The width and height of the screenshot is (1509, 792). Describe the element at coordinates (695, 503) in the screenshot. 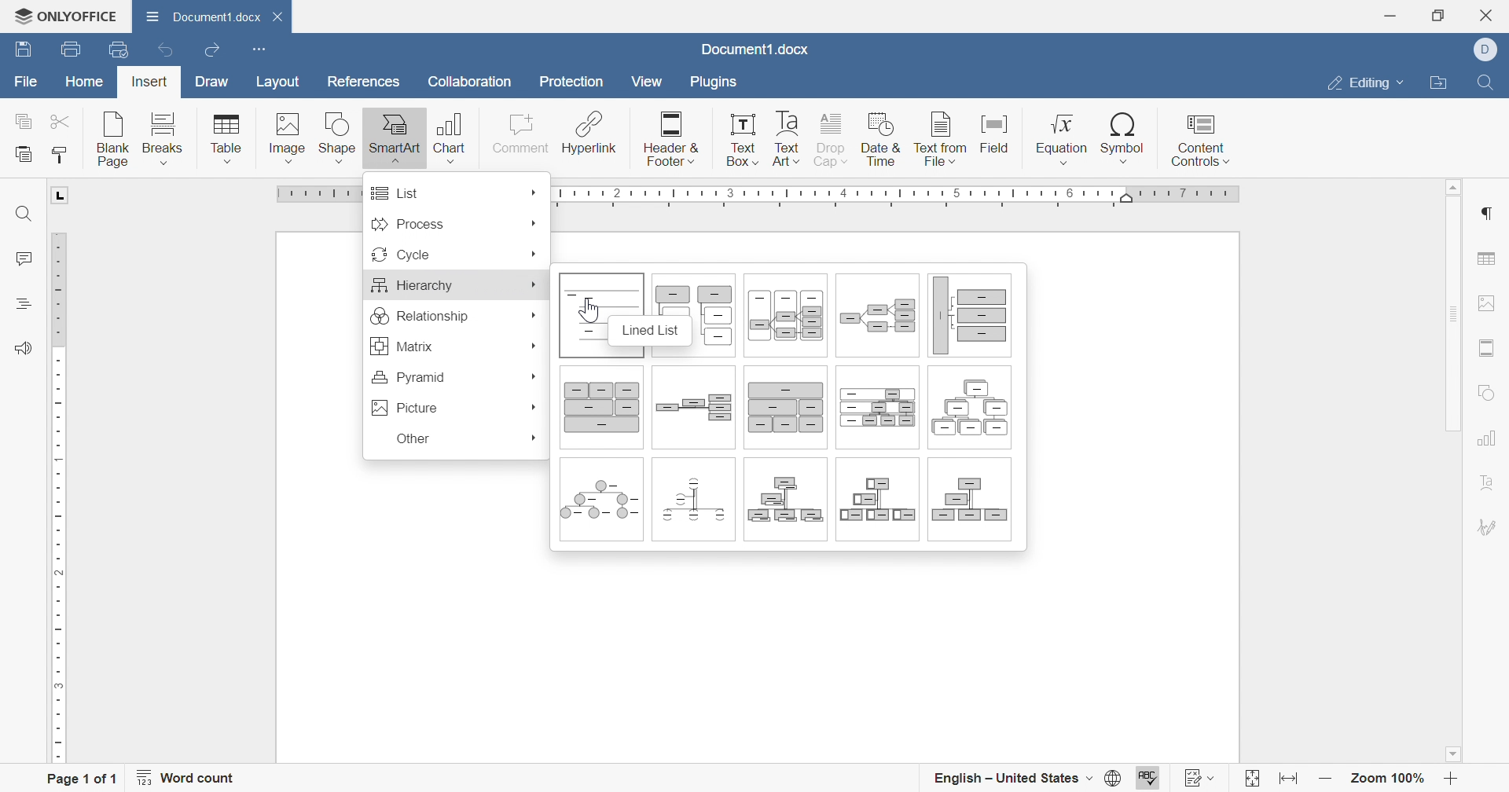

I see `Half circle organization chart` at that location.